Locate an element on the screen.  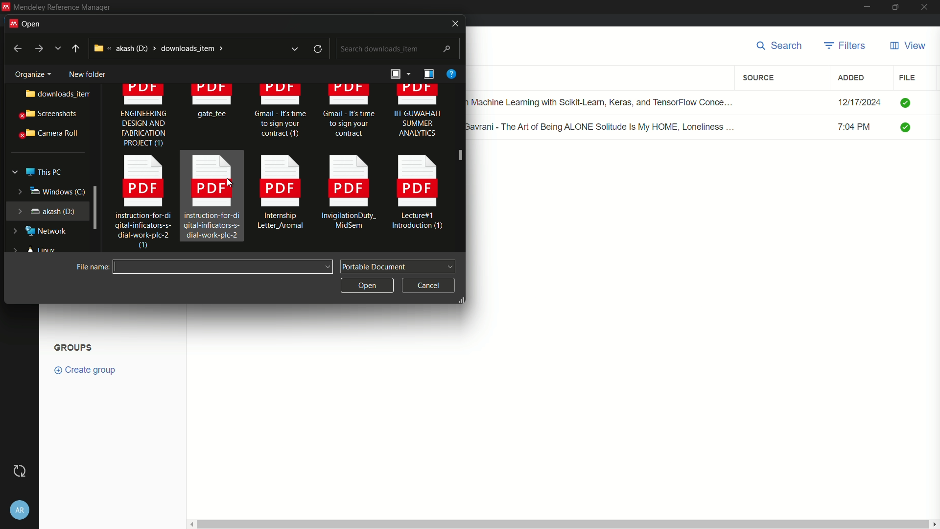
details is located at coordinates (428, 74).